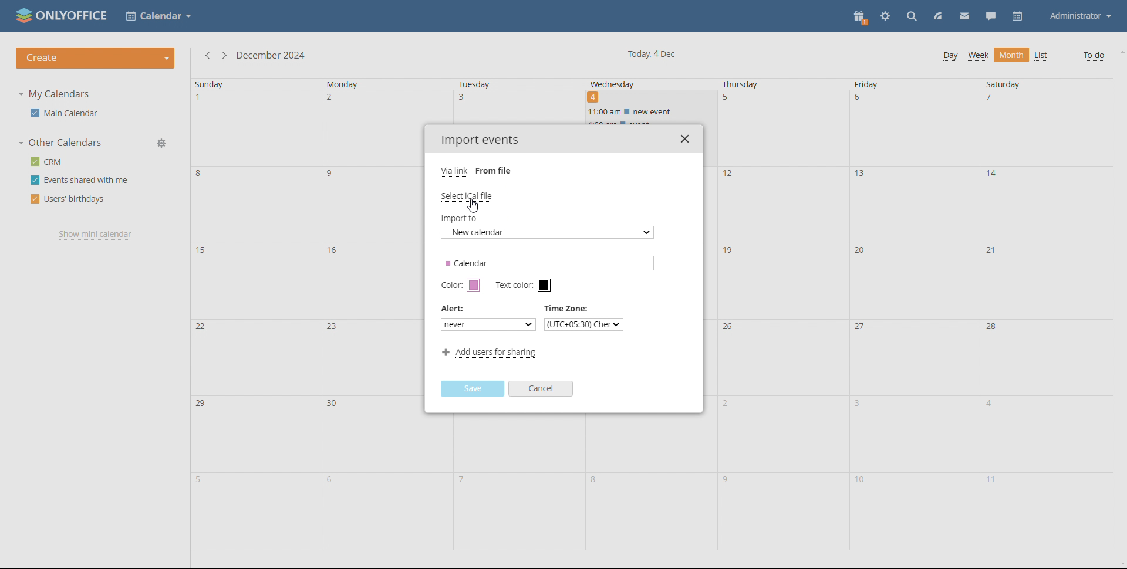 The image size is (1127, 569). What do you see at coordinates (473, 389) in the screenshot?
I see `save` at bounding box center [473, 389].